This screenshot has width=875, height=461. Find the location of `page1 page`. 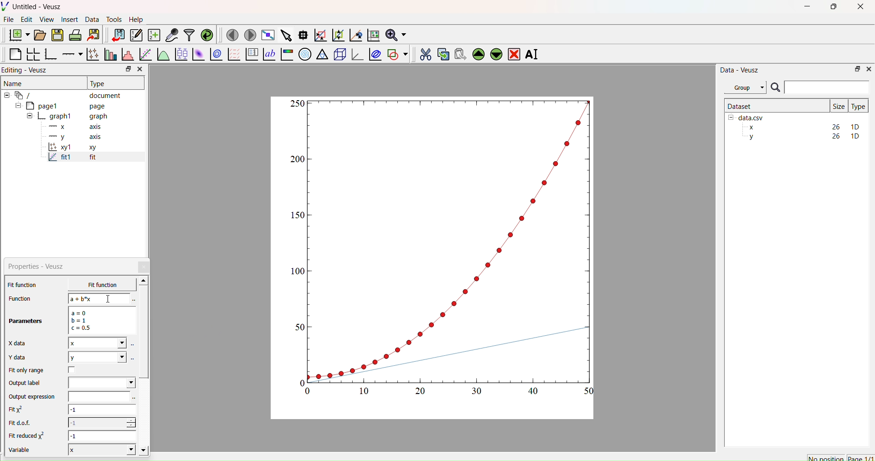

page1 page is located at coordinates (61, 105).